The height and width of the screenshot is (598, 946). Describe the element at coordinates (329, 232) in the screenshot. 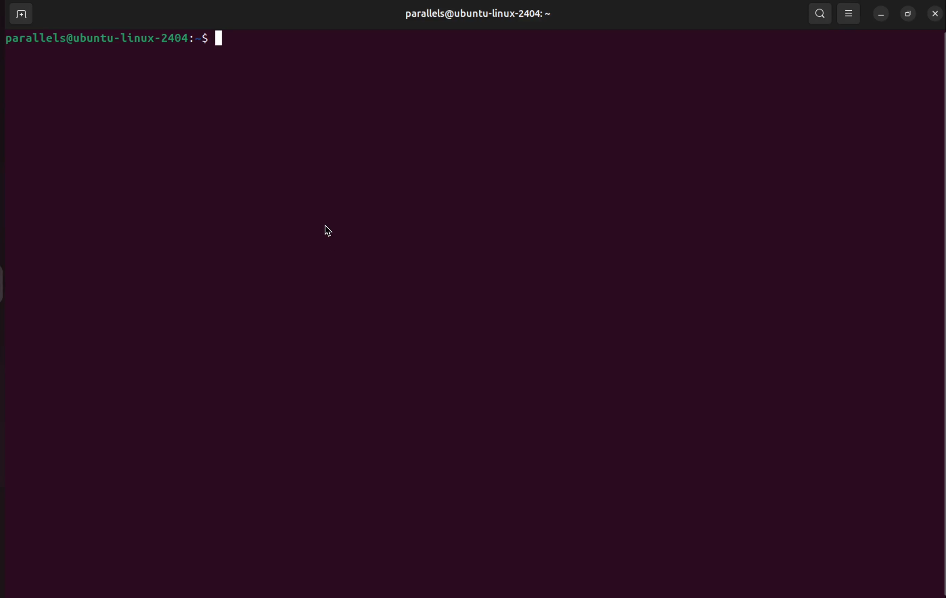

I see `cursor` at that location.